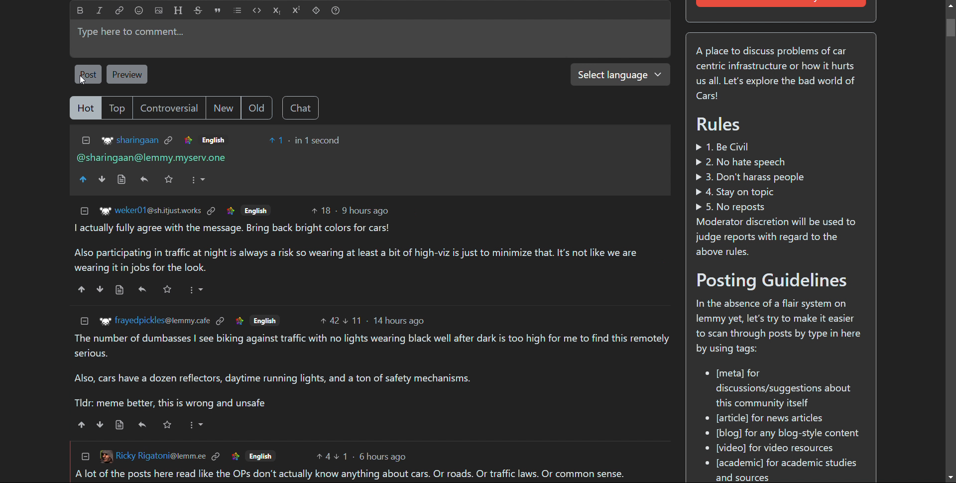  What do you see at coordinates (316, 10) in the screenshot?
I see `spoiler` at bounding box center [316, 10].